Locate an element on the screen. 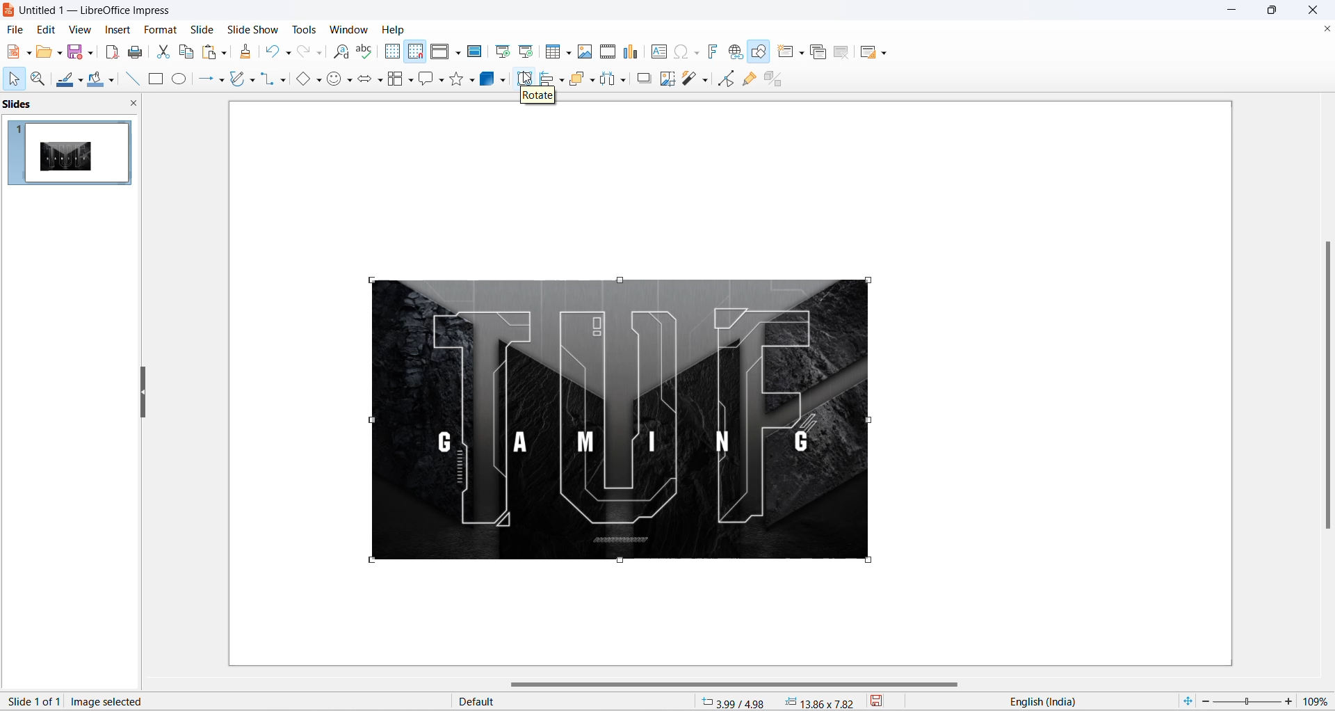 This screenshot has width=1335, height=711. hover text is located at coordinates (537, 94).